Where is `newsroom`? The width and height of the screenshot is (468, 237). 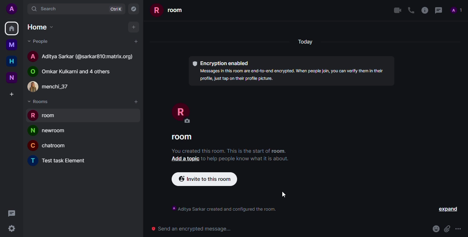
newsroom is located at coordinates (51, 130).